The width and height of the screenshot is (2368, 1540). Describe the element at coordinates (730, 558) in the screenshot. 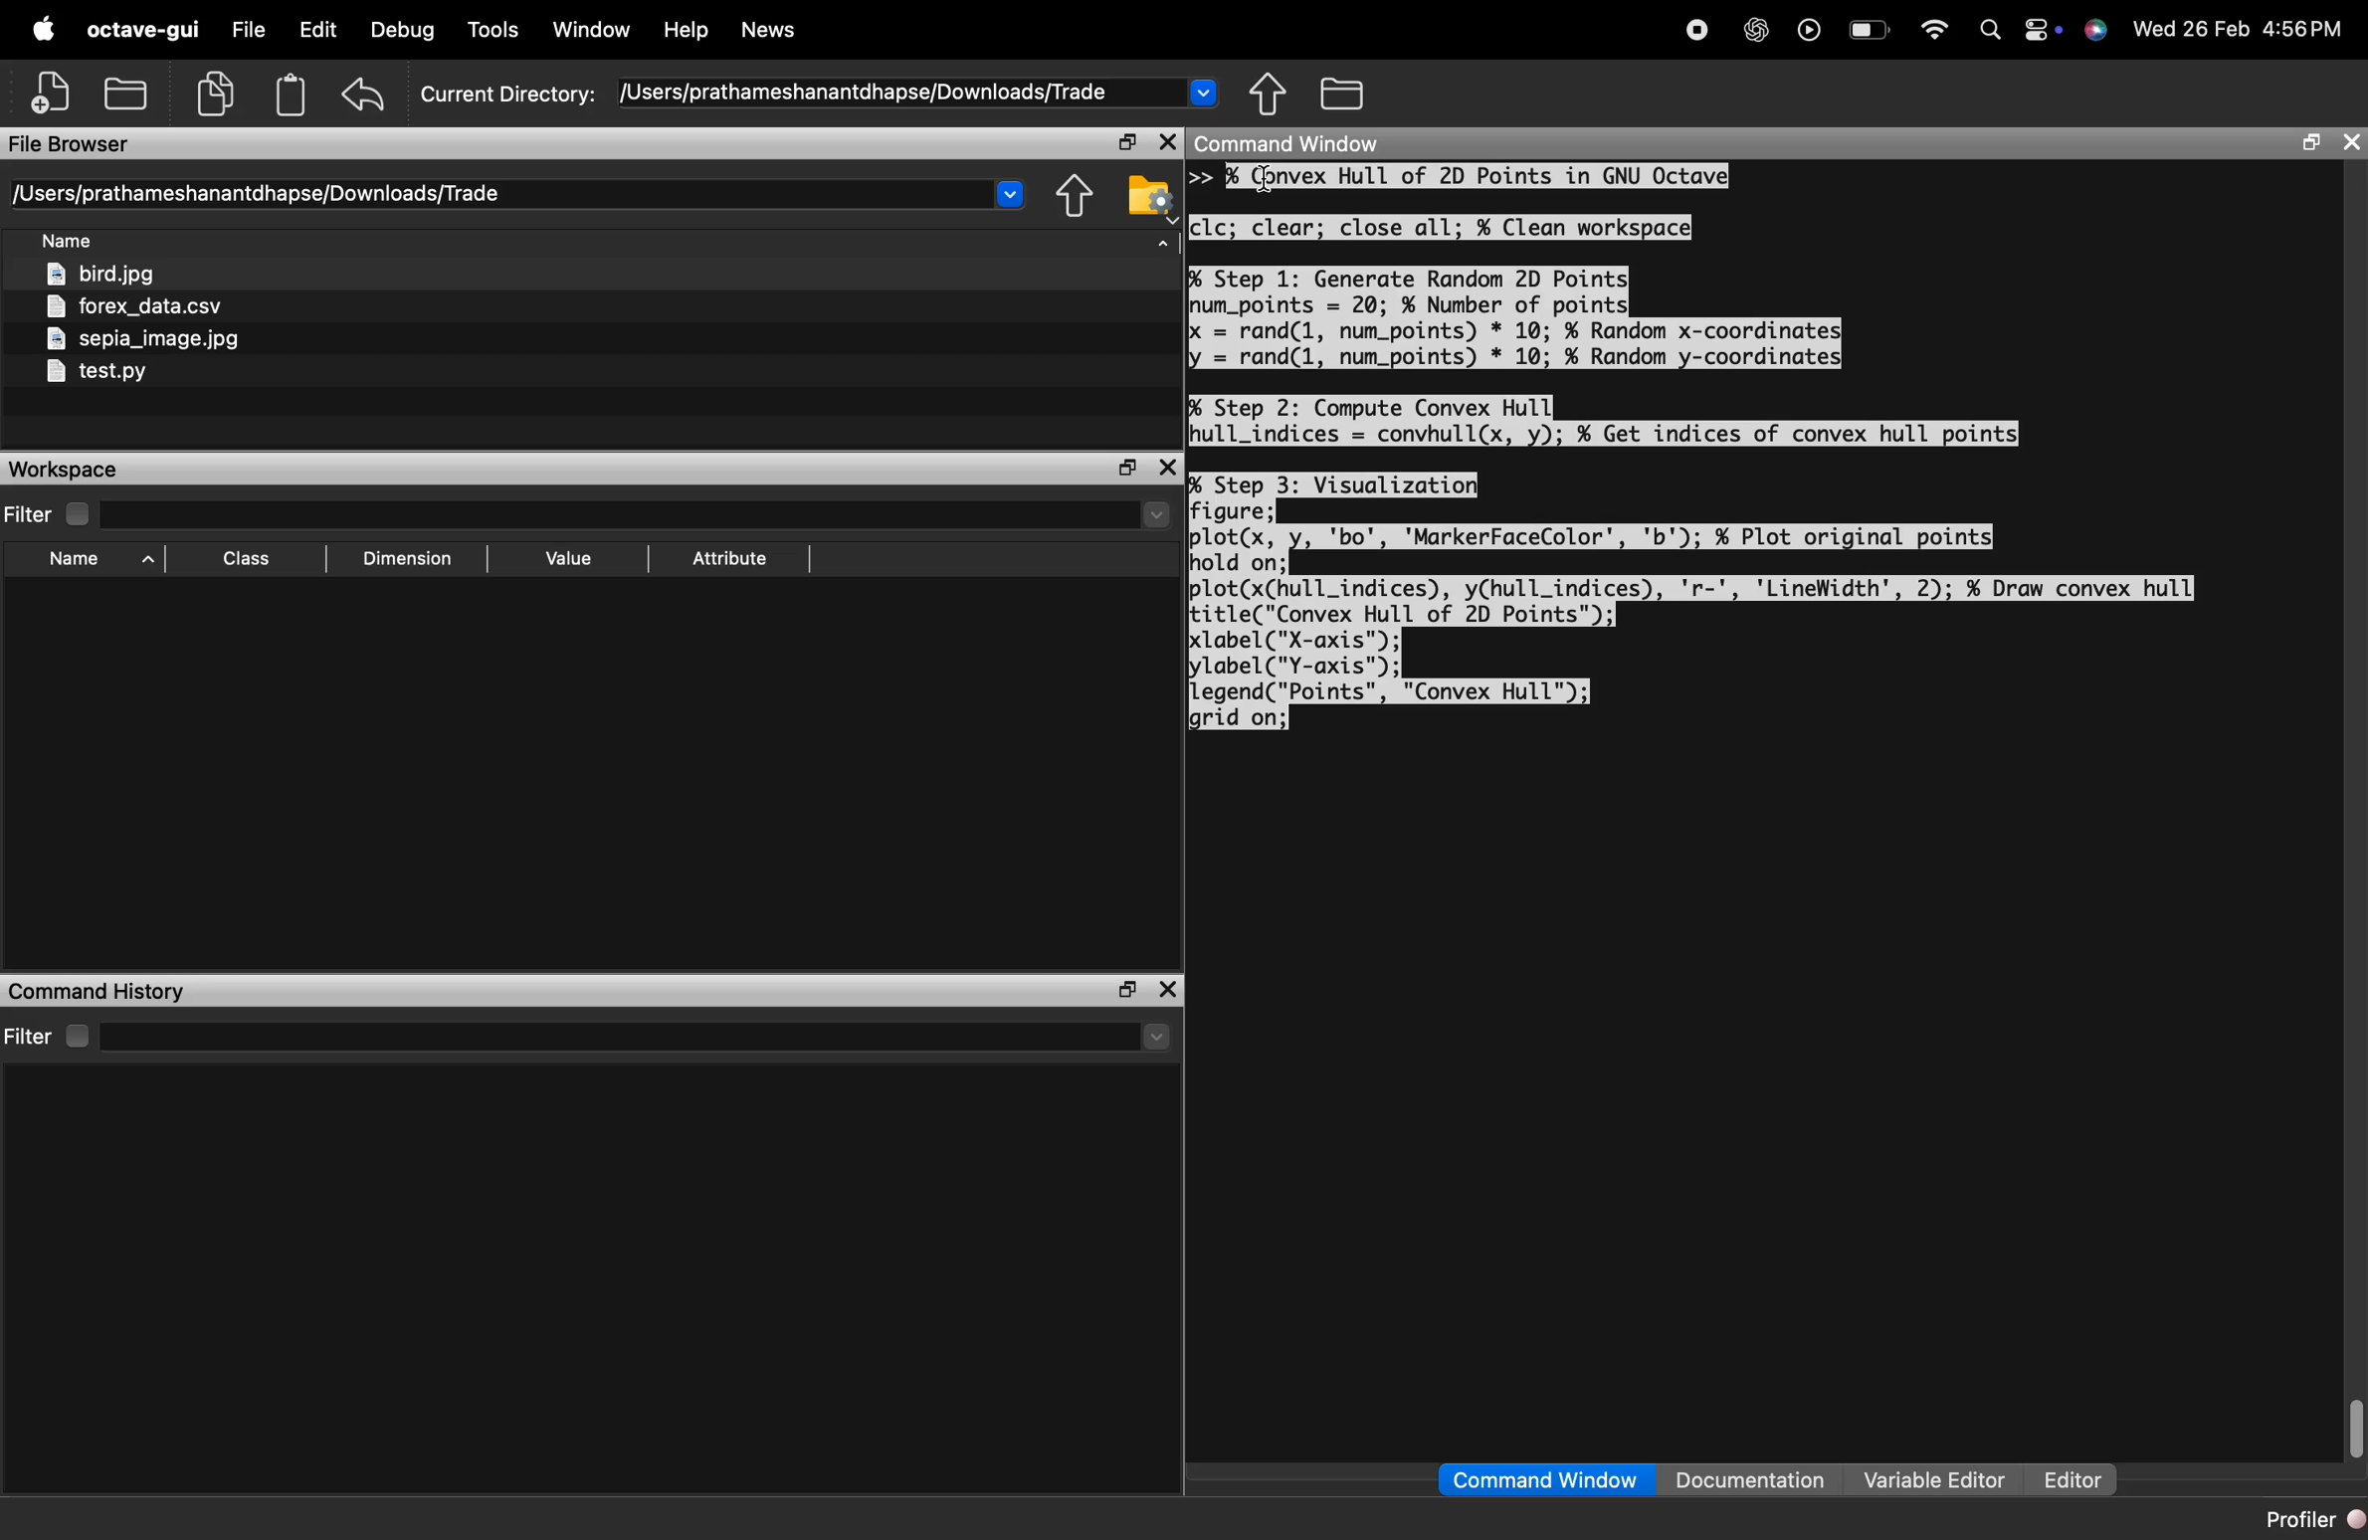

I see `Attribute` at that location.